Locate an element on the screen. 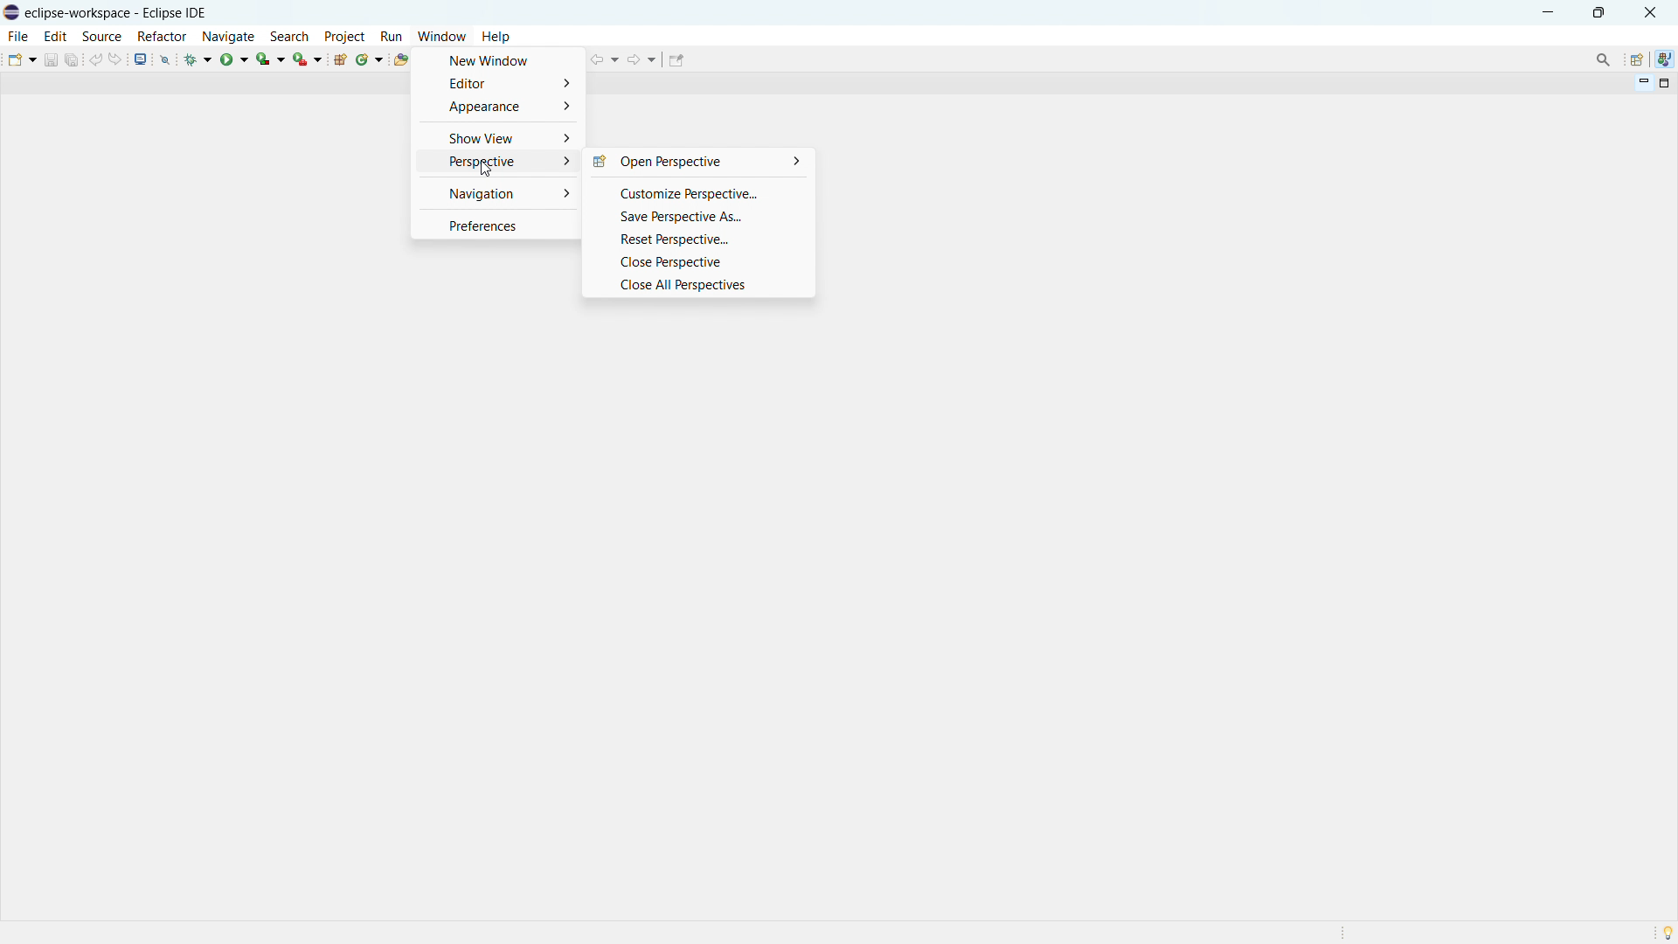  new window is located at coordinates (497, 61).